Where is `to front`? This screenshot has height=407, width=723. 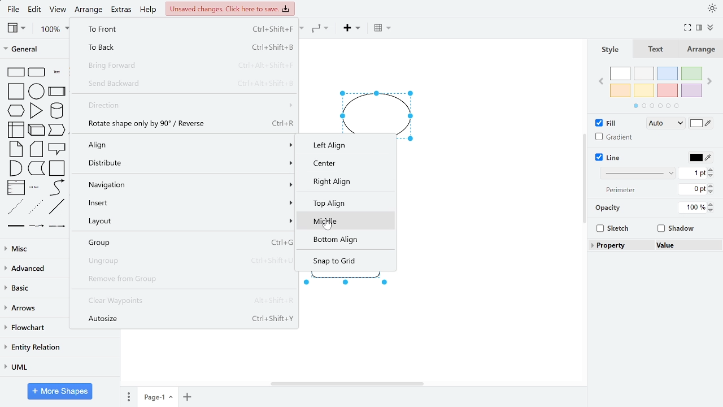 to front is located at coordinates (186, 28).